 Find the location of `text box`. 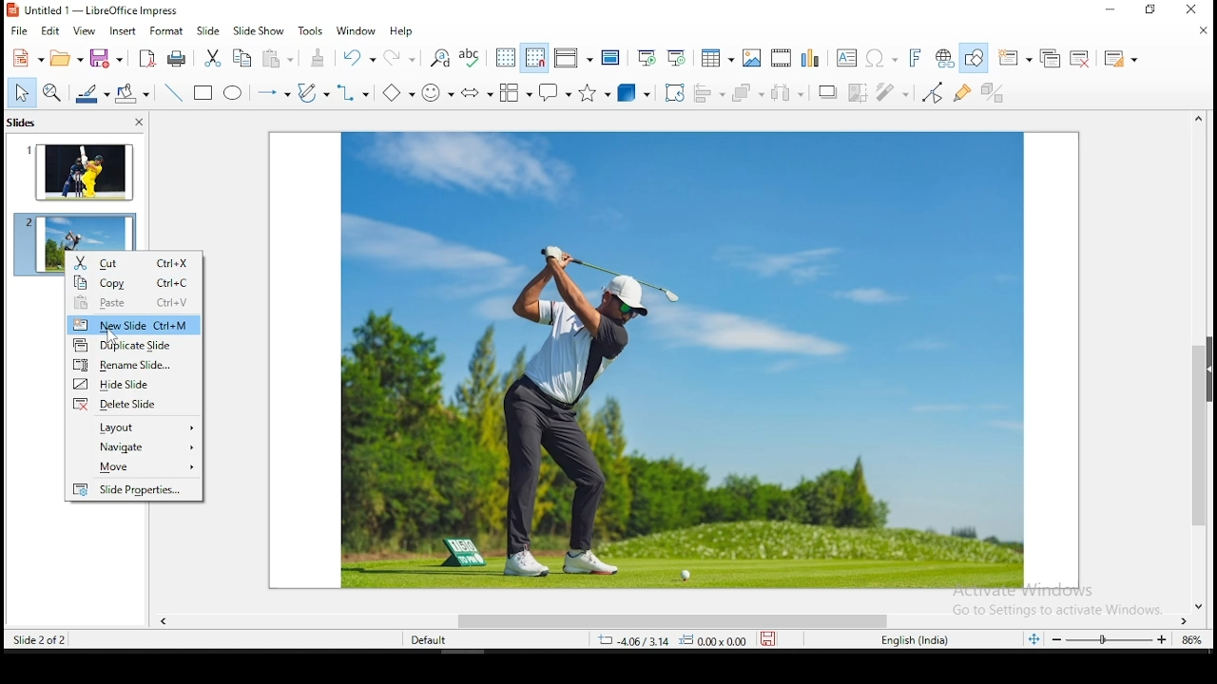

text box is located at coordinates (844, 57).